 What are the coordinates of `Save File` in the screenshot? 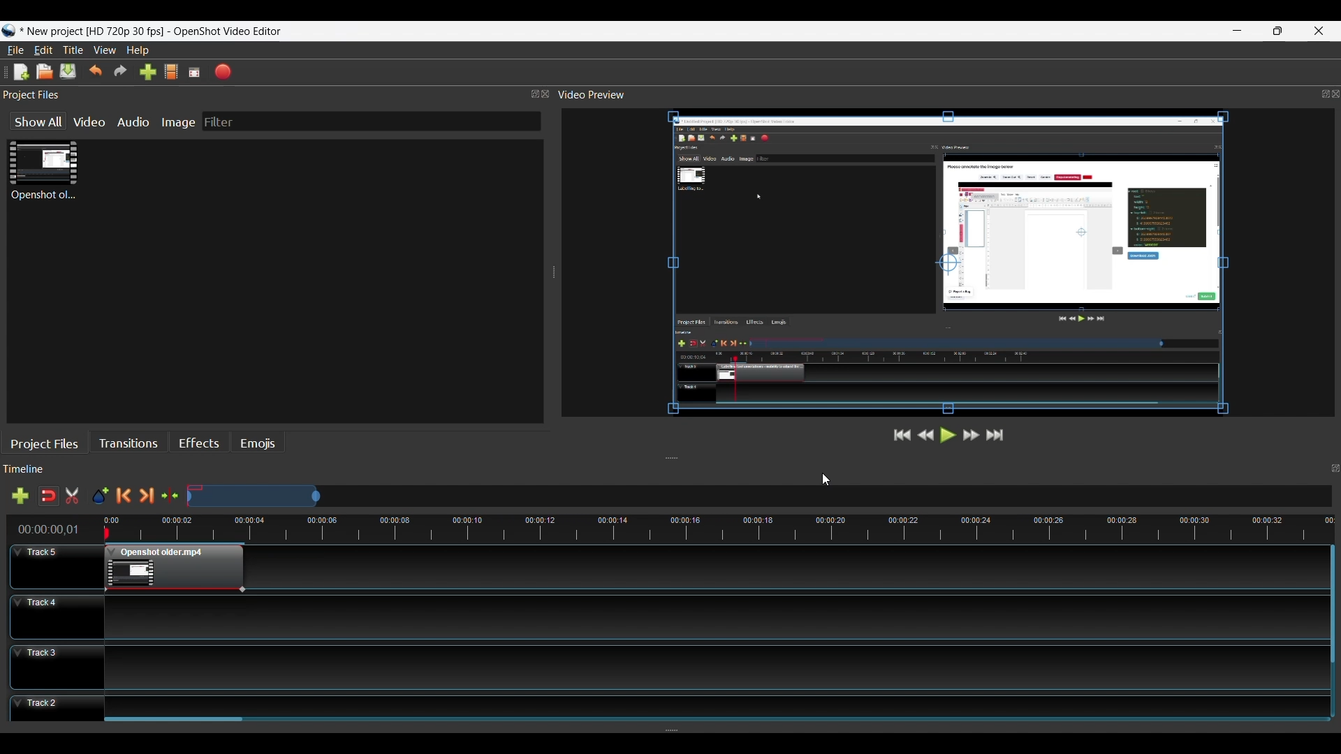 It's located at (68, 72).